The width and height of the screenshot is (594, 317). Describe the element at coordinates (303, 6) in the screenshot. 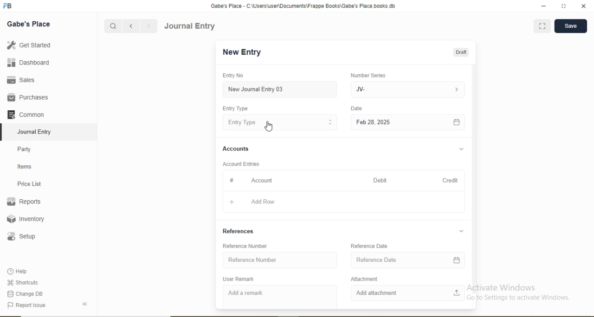

I see `‘Gabe's Place - C:\Users\useriDocuments\Frappe Books\Gabe's Place books db` at that location.